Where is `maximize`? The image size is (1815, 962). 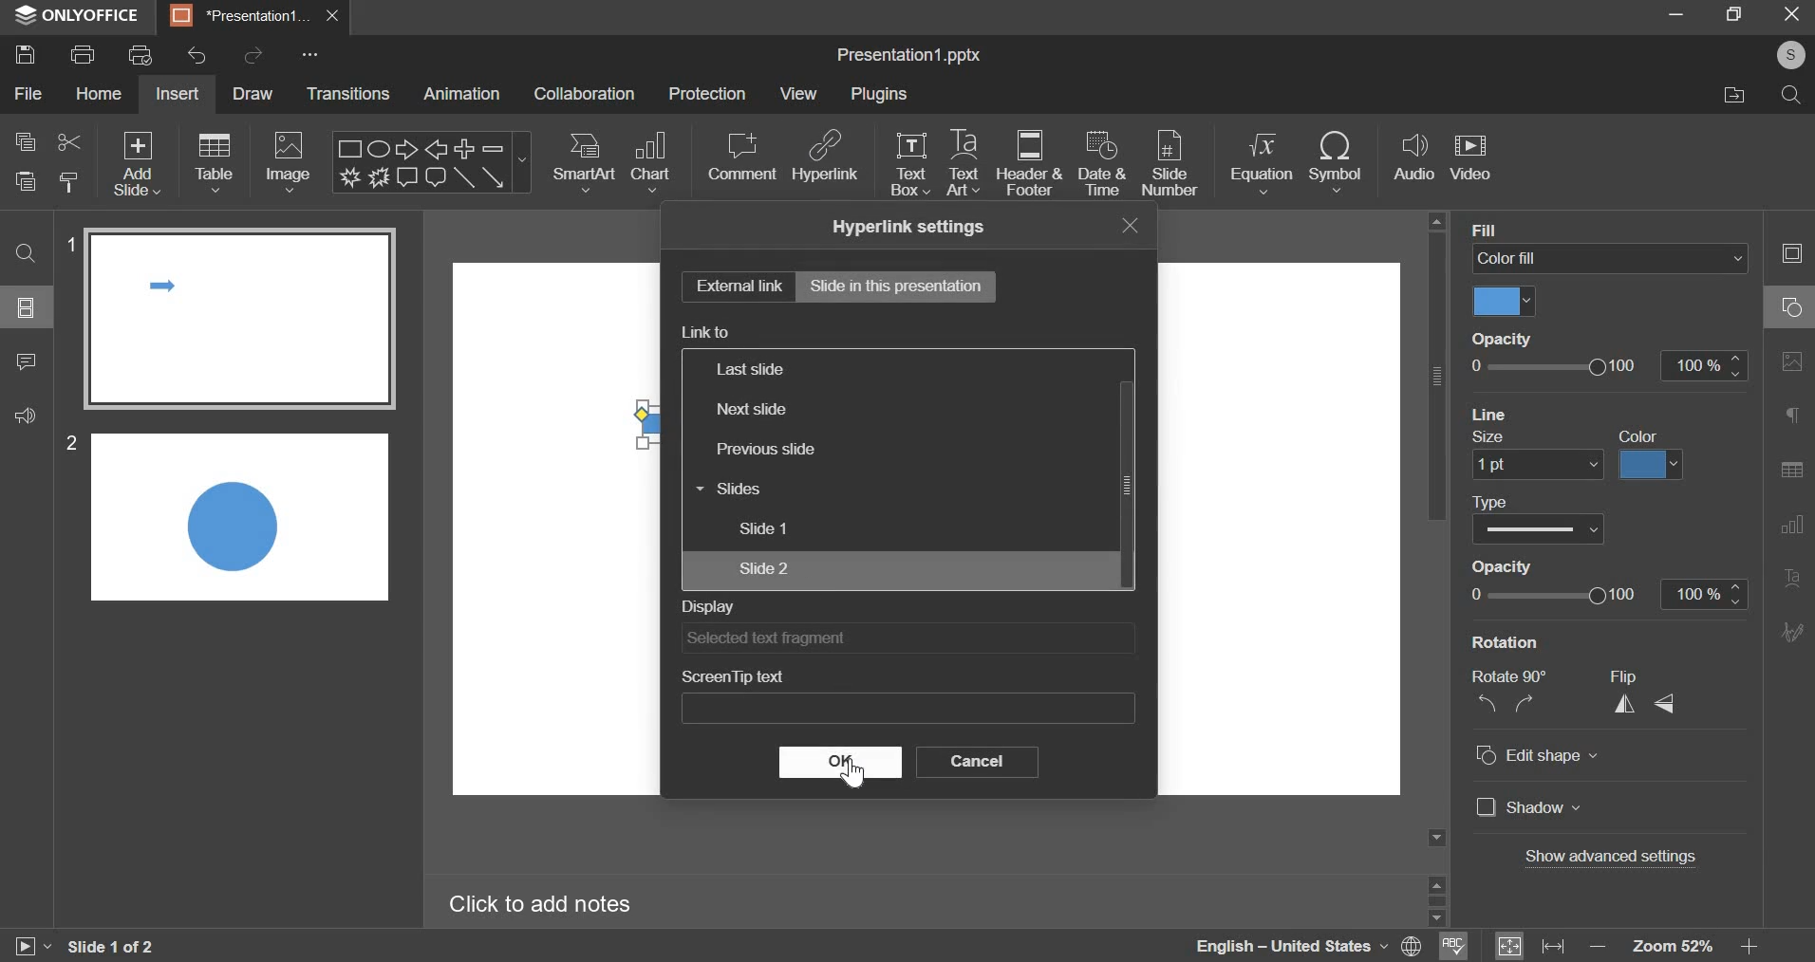
maximize is located at coordinates (1734, 13).